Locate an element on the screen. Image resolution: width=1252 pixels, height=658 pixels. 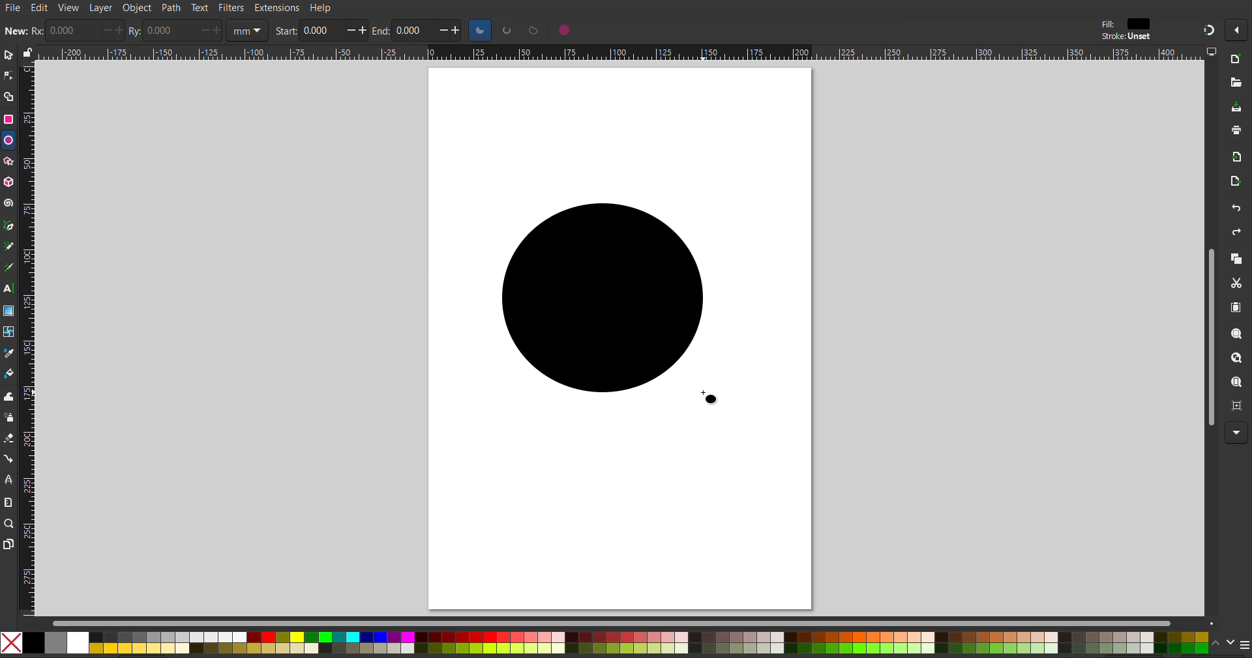
Snapping is located at coordinates (1204, 29).